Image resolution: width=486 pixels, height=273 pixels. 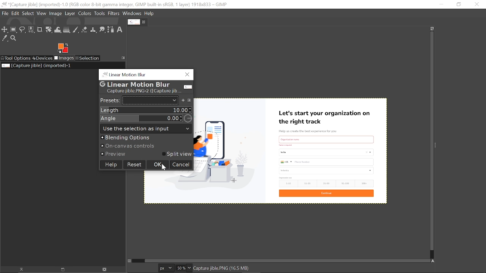 I want to click on Zoom options, so click(x=189, y=268).